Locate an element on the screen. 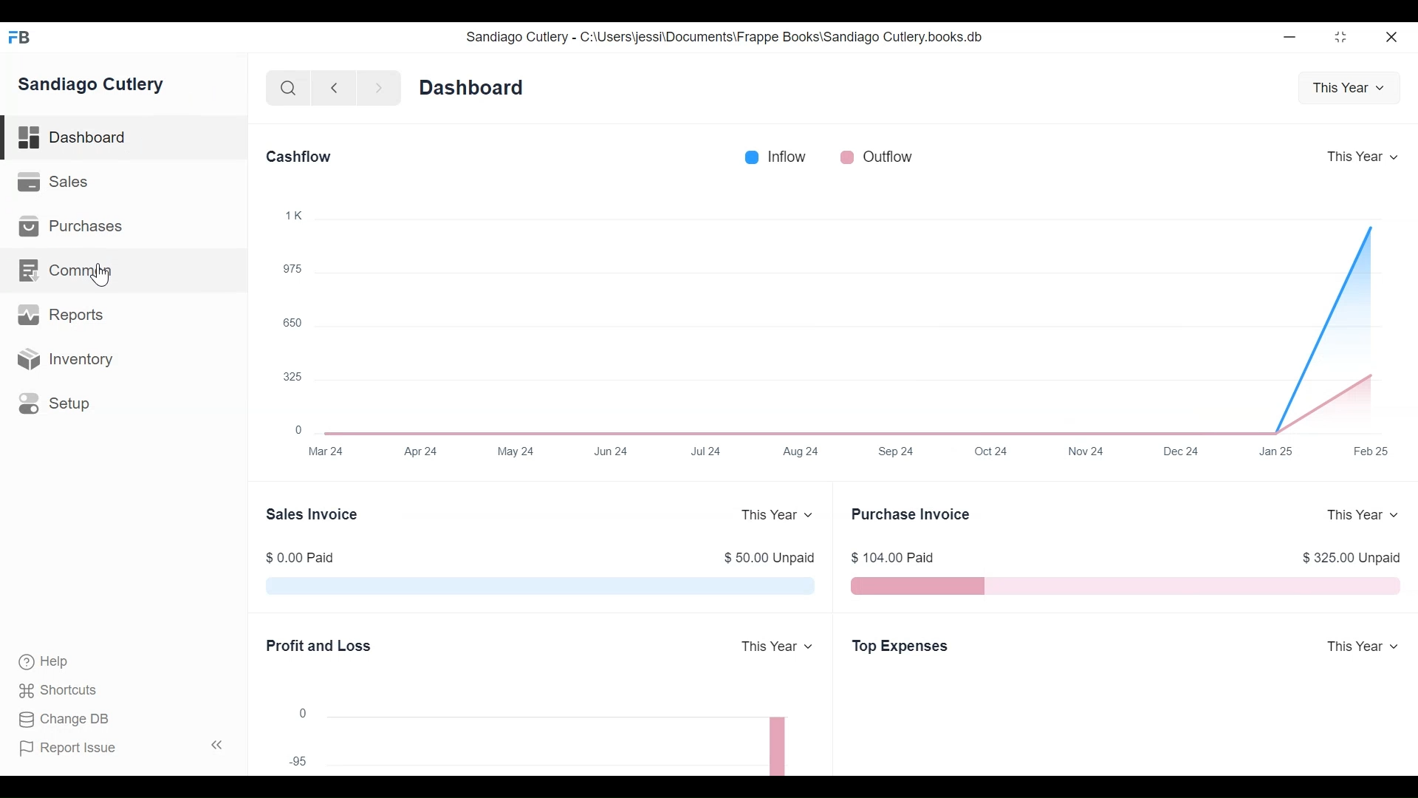  This Year is located at coordinates (1360, 515).